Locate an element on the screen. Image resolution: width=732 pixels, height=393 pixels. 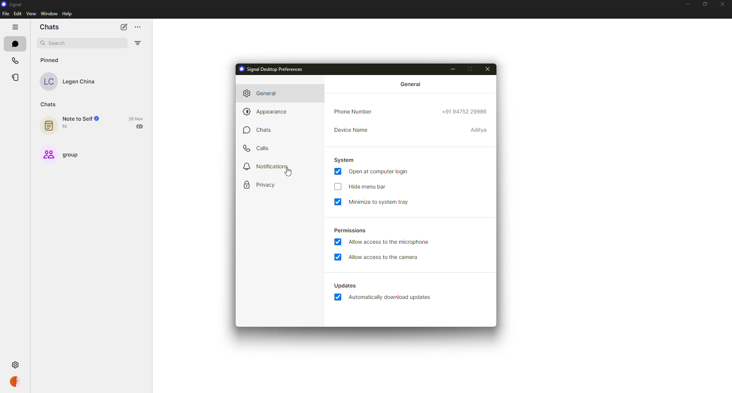
window is located at coordinates (50, 14).